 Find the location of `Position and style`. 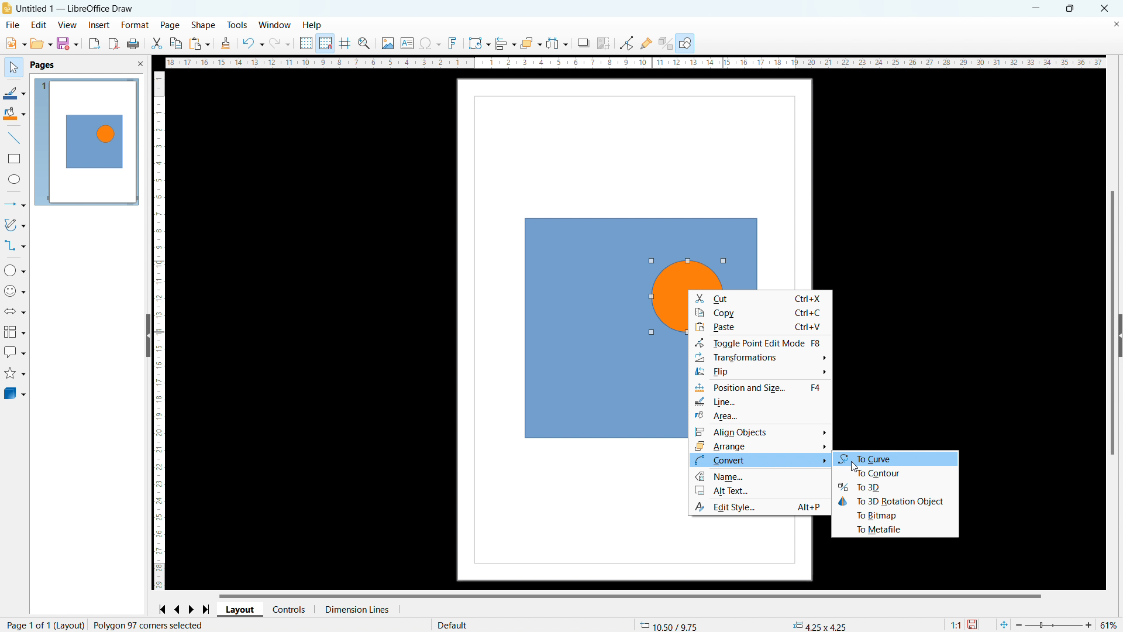

Position and style is located at coordinates (760, 387).